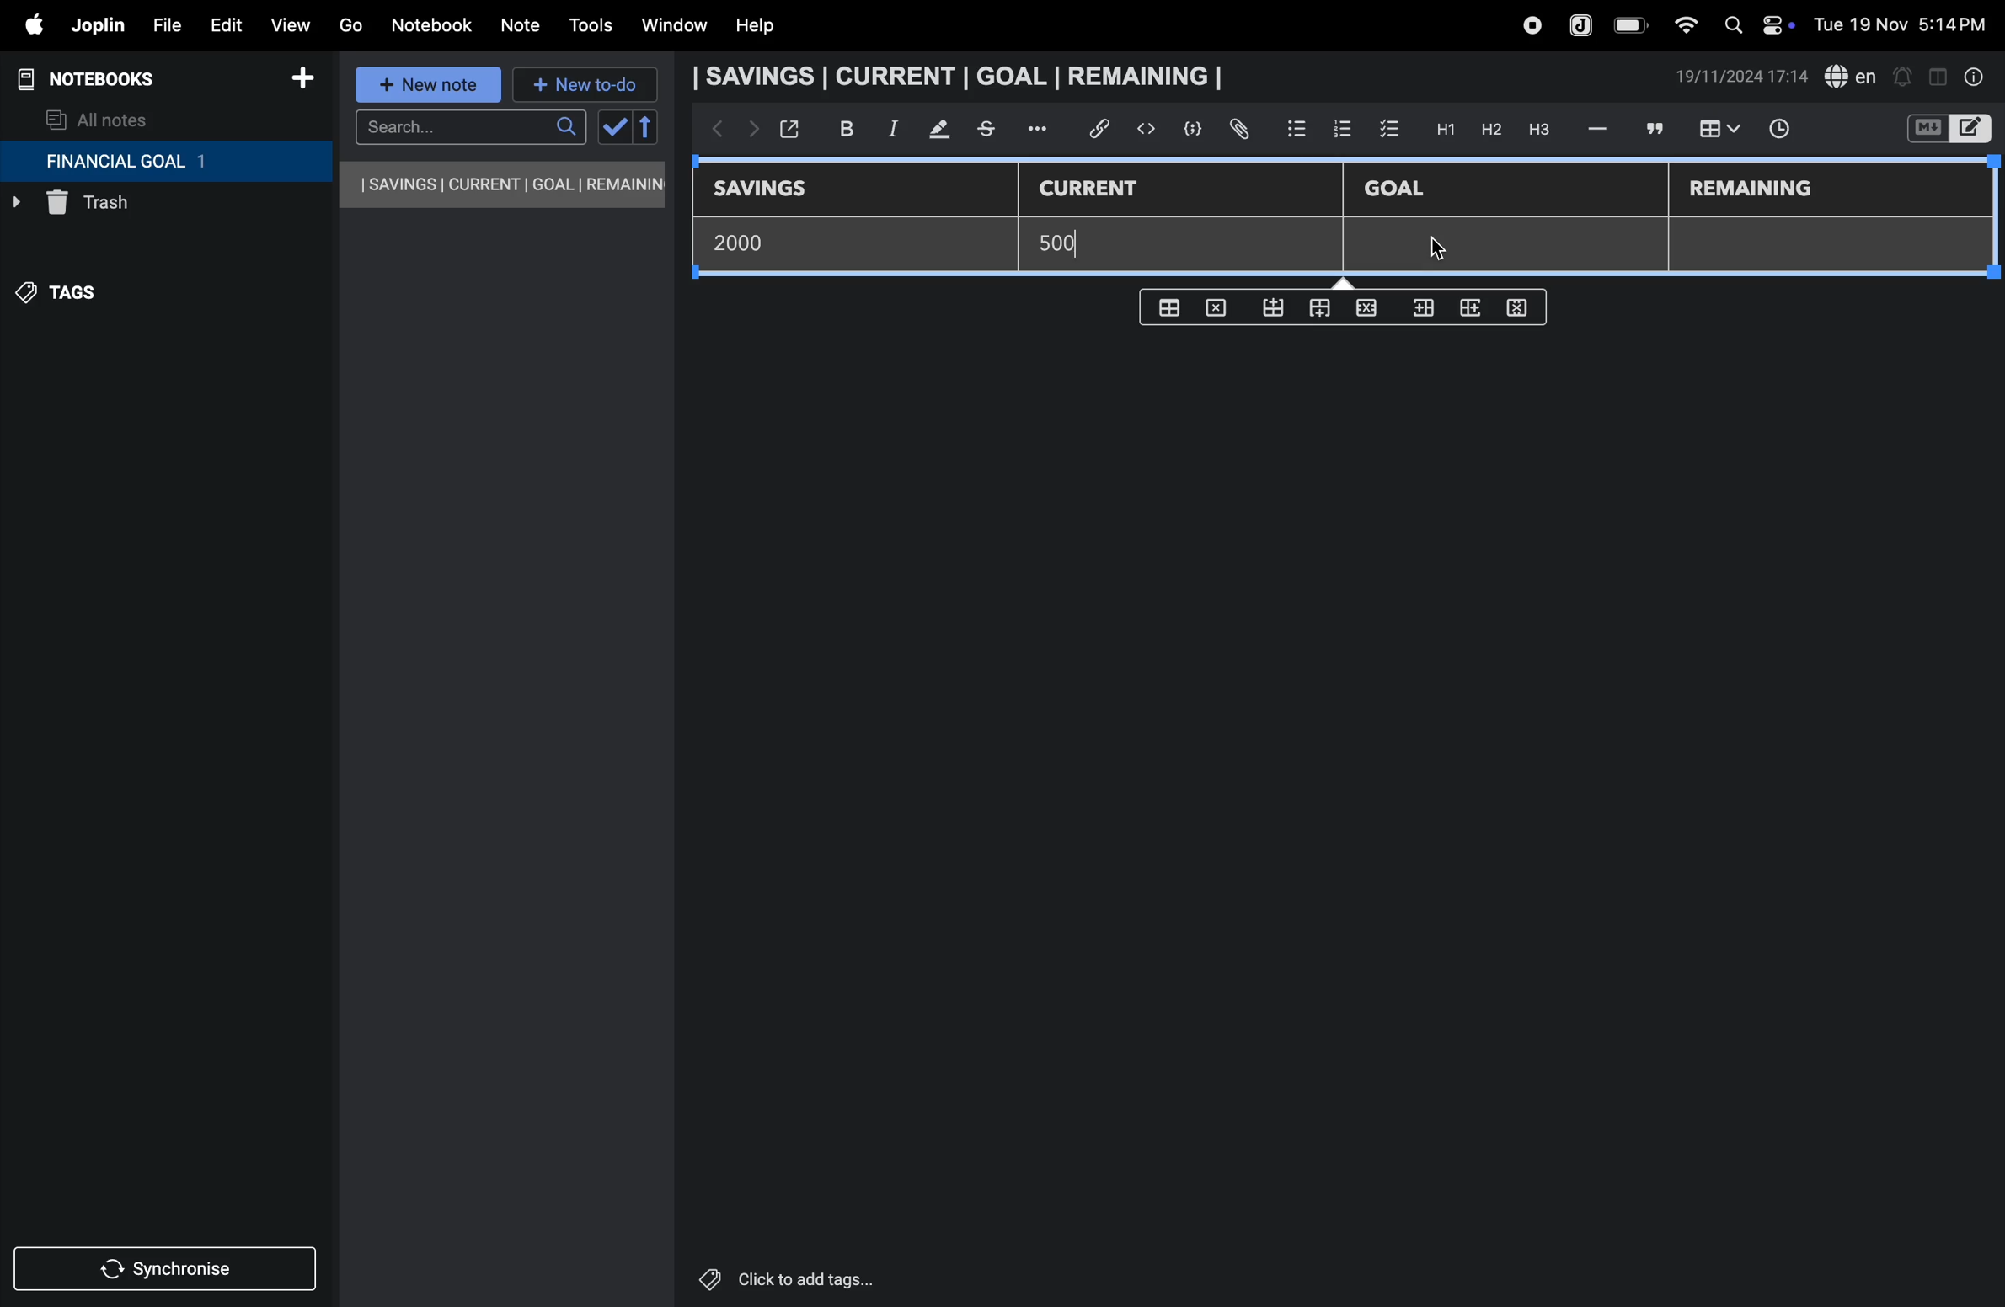  I want to click on add, so click(302, 81).